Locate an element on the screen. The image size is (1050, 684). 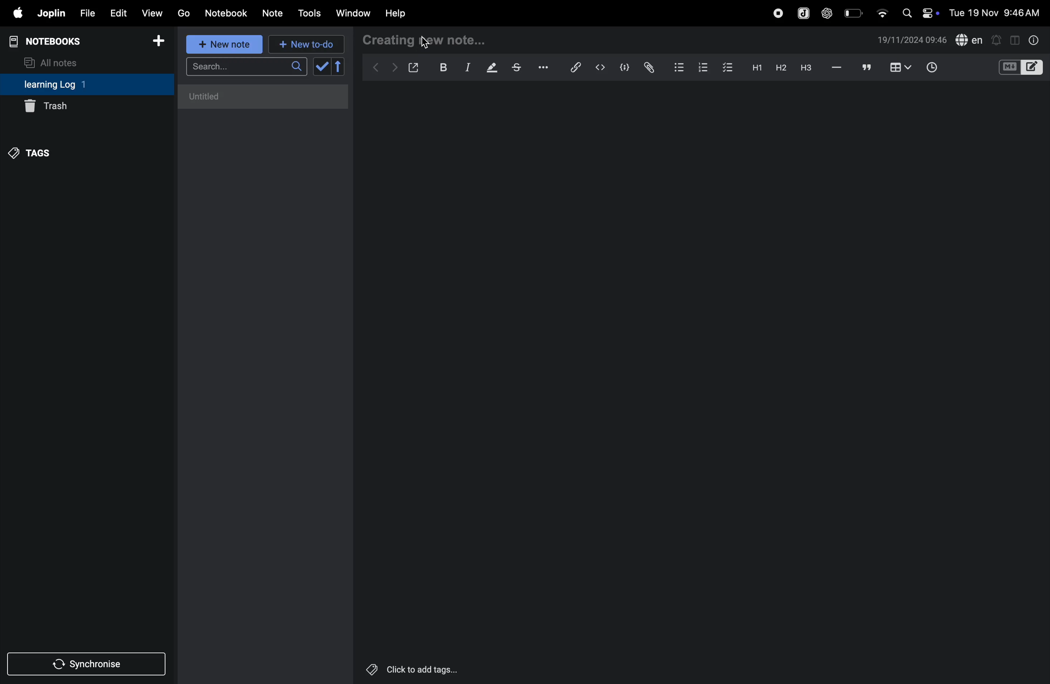
code block is located at coordinates (623, 68).